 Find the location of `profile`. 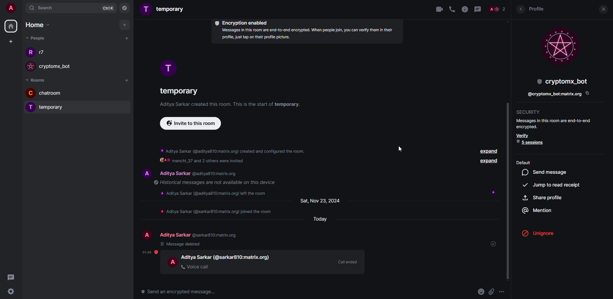

profile is located at coordinates (560, 46).